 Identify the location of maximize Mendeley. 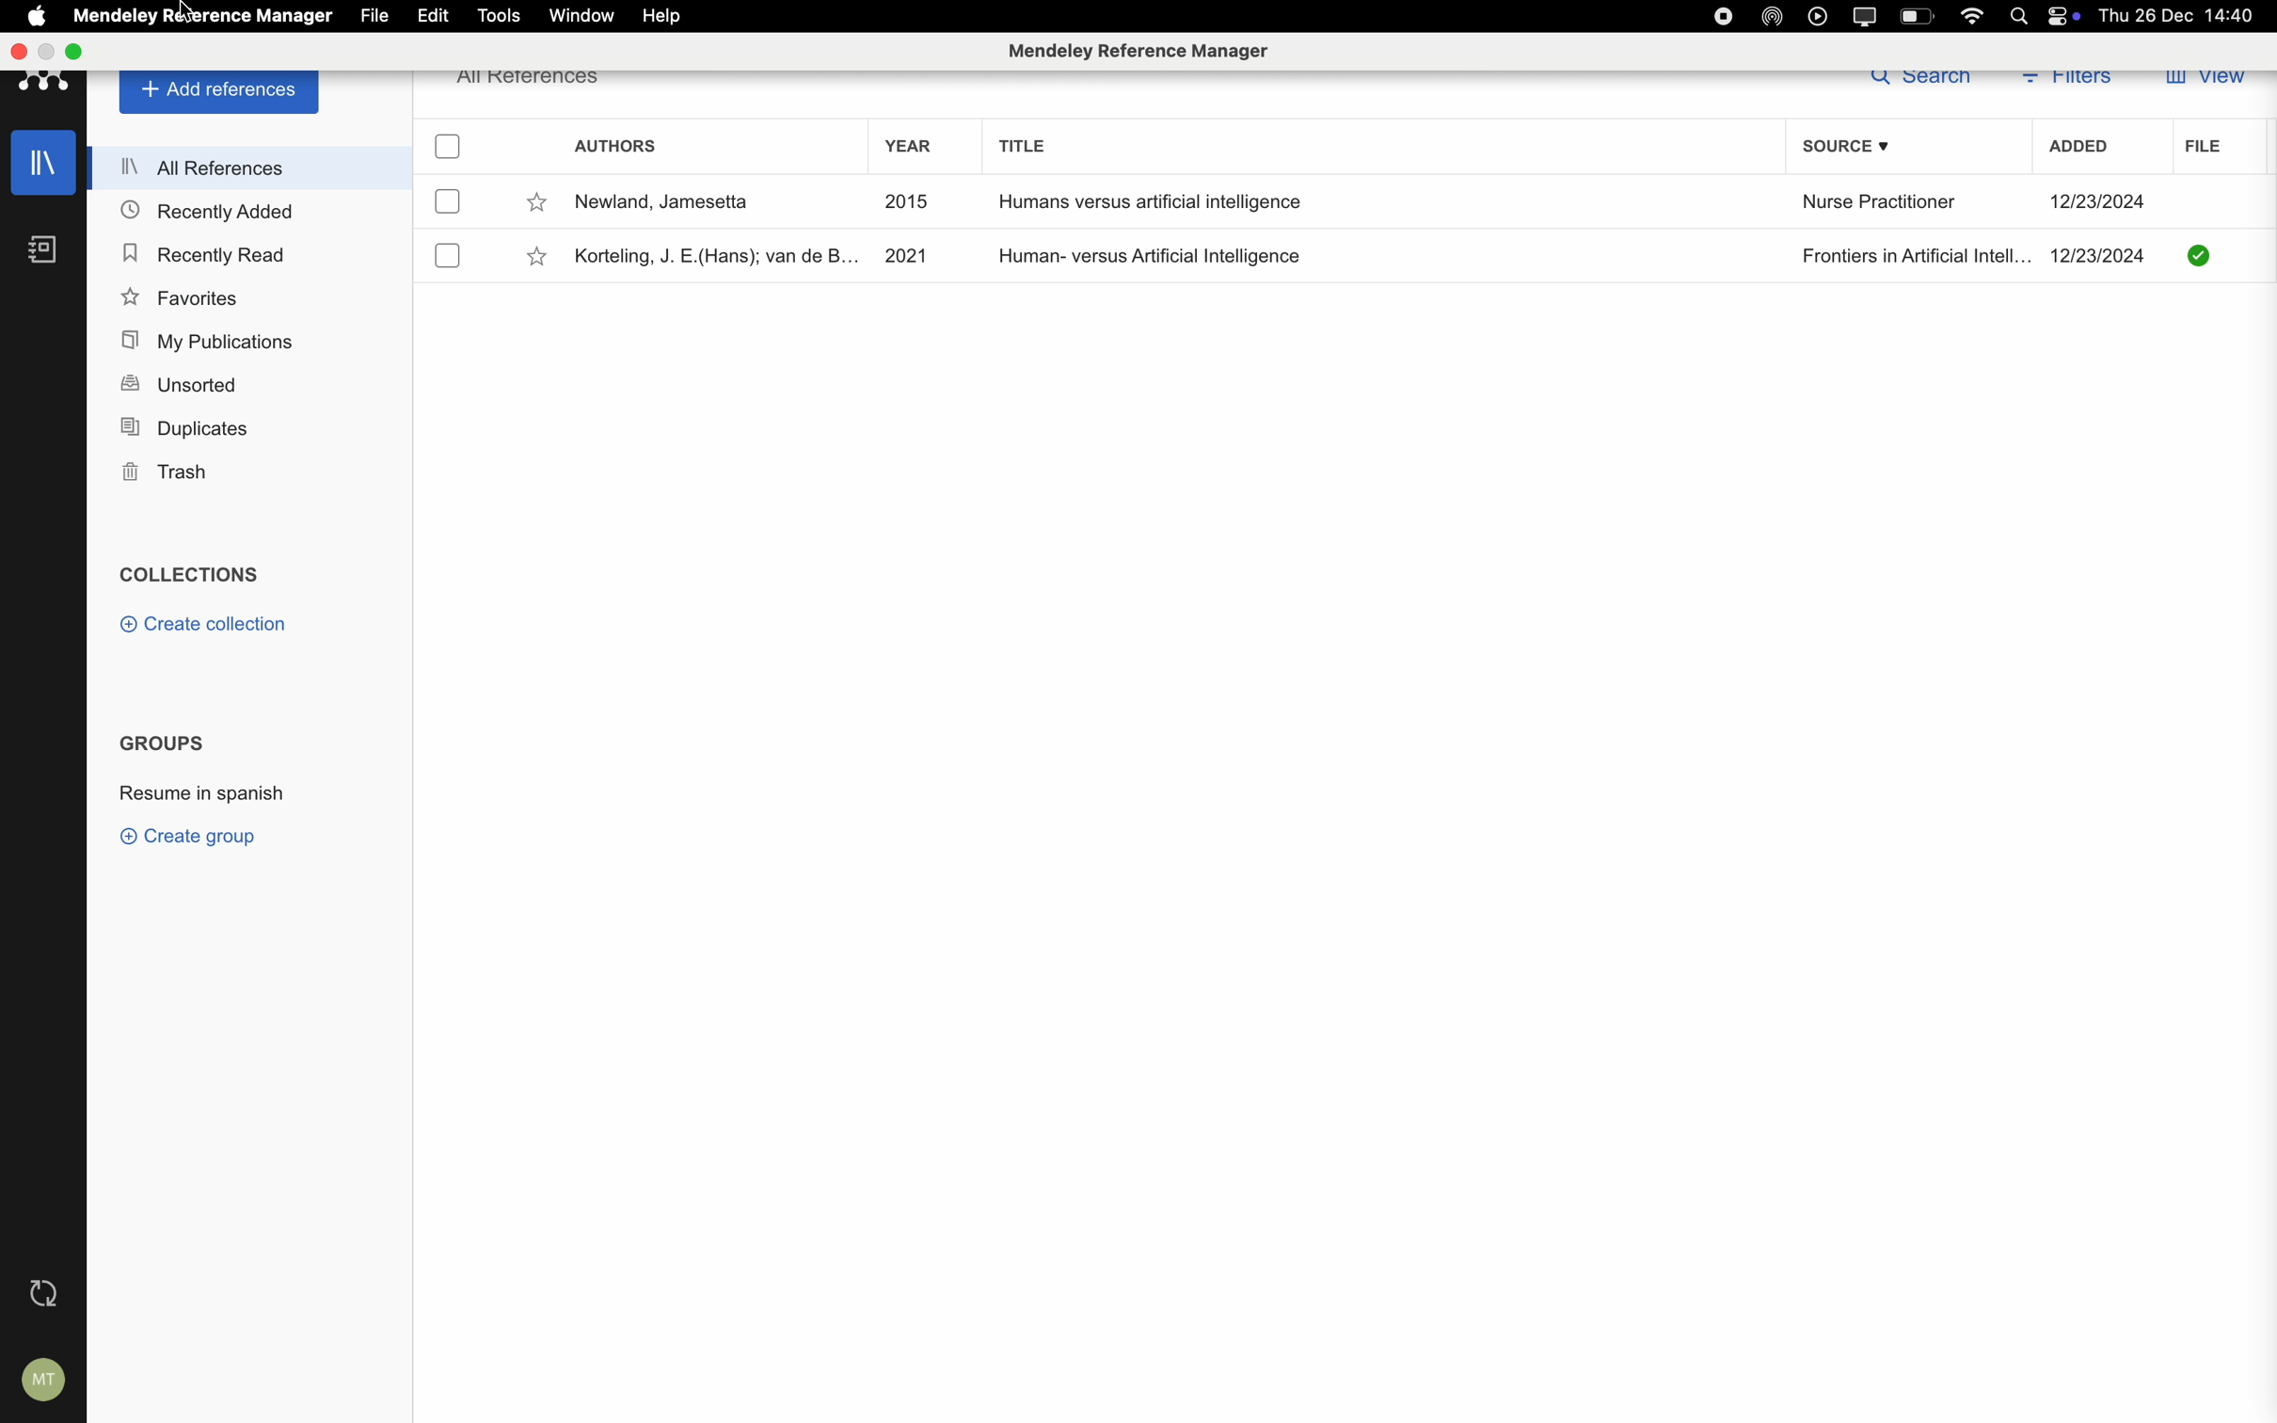
(61, 50).